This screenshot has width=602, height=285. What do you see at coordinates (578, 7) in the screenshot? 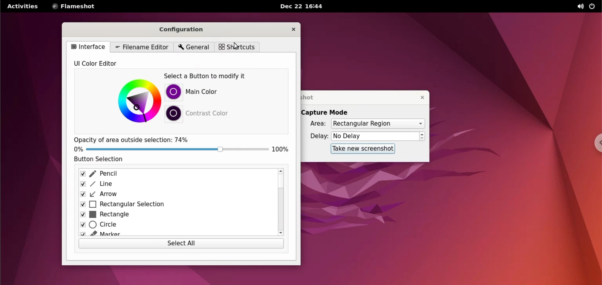
I see `sound options` at bounding box center [578, 7].